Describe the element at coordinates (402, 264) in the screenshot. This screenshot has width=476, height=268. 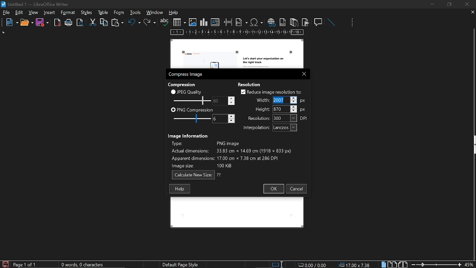
I see `book view` at that location.